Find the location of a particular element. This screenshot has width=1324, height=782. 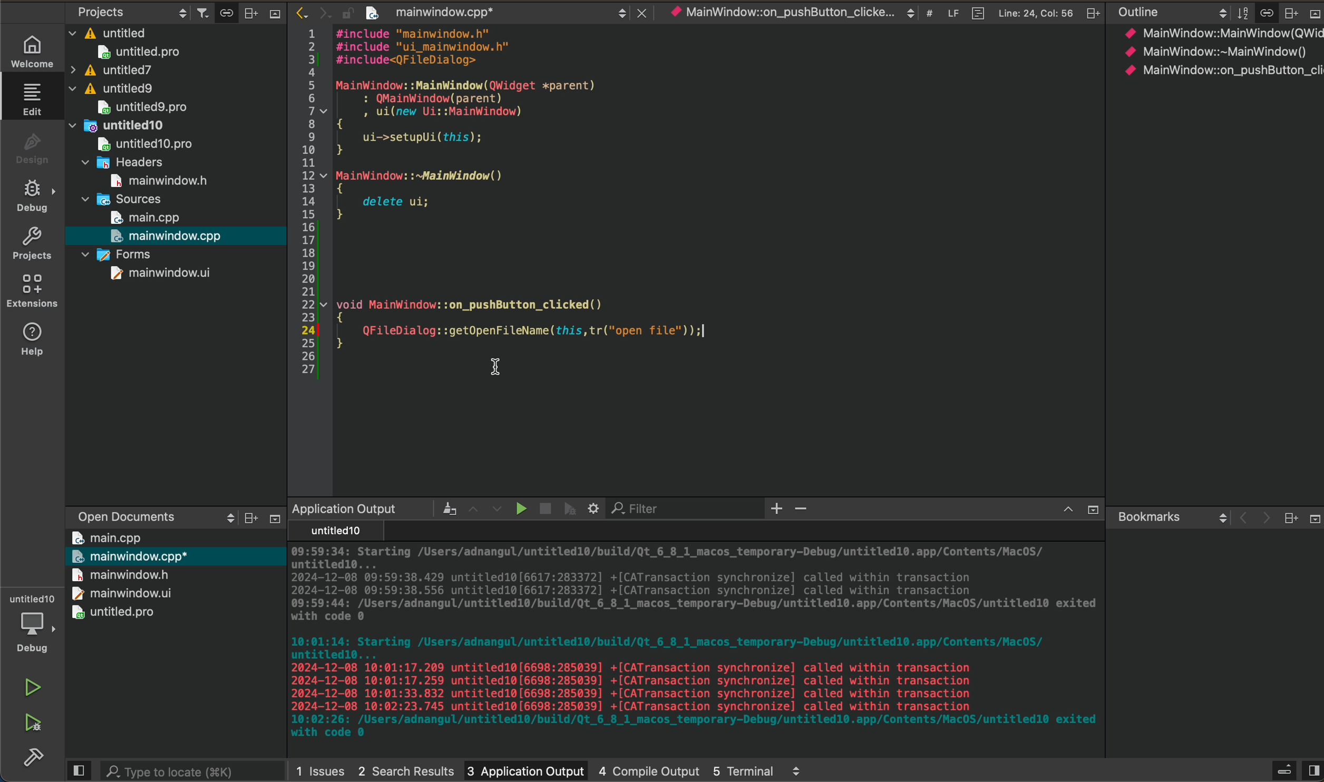

MainWindow::on is located at coordinates (780, 14).